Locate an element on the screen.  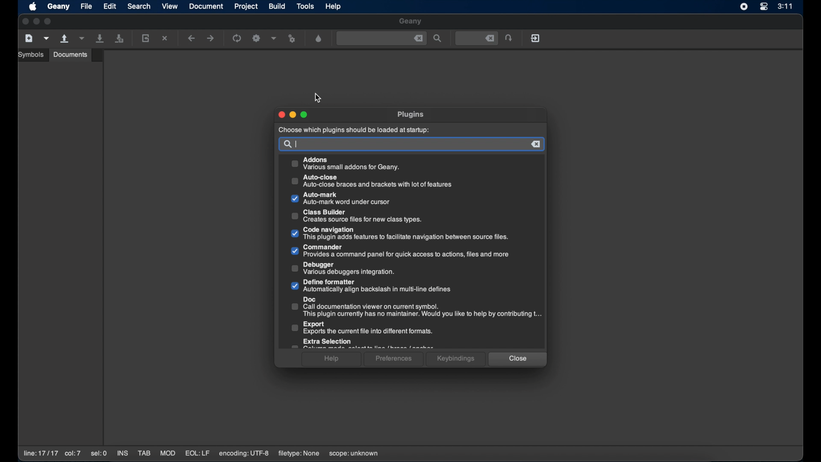
save all open files is located at coordinates (119, 39).